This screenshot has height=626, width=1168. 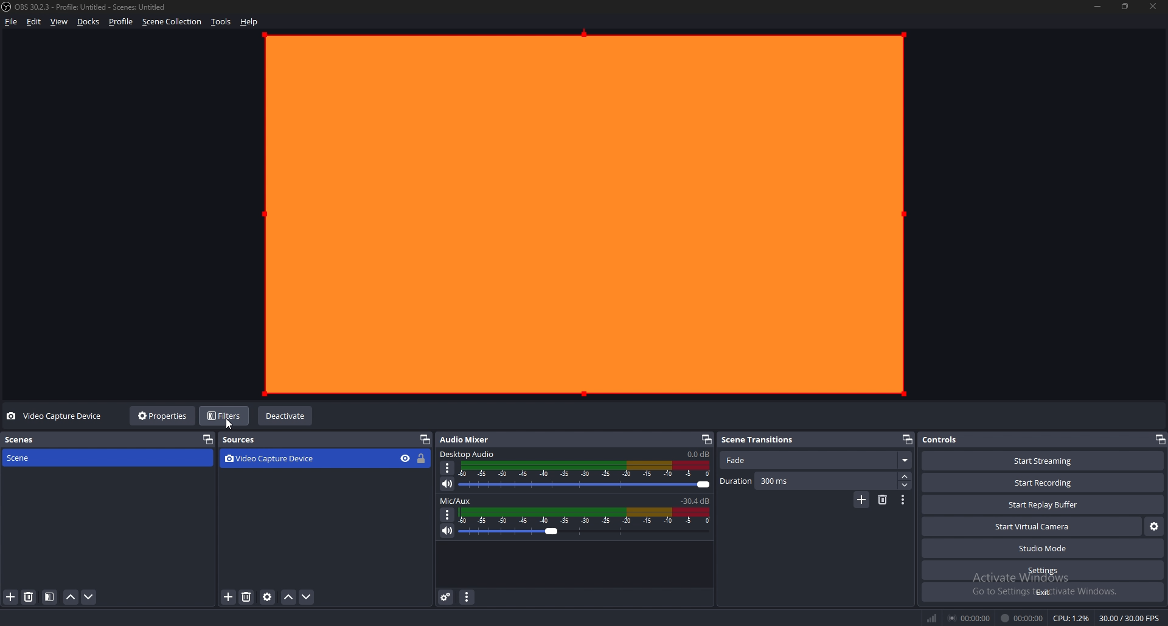 What do you see at coordinates (447, 597) in the screenshot?
I see `audio mixer settings` at bounding box center [447, 597].